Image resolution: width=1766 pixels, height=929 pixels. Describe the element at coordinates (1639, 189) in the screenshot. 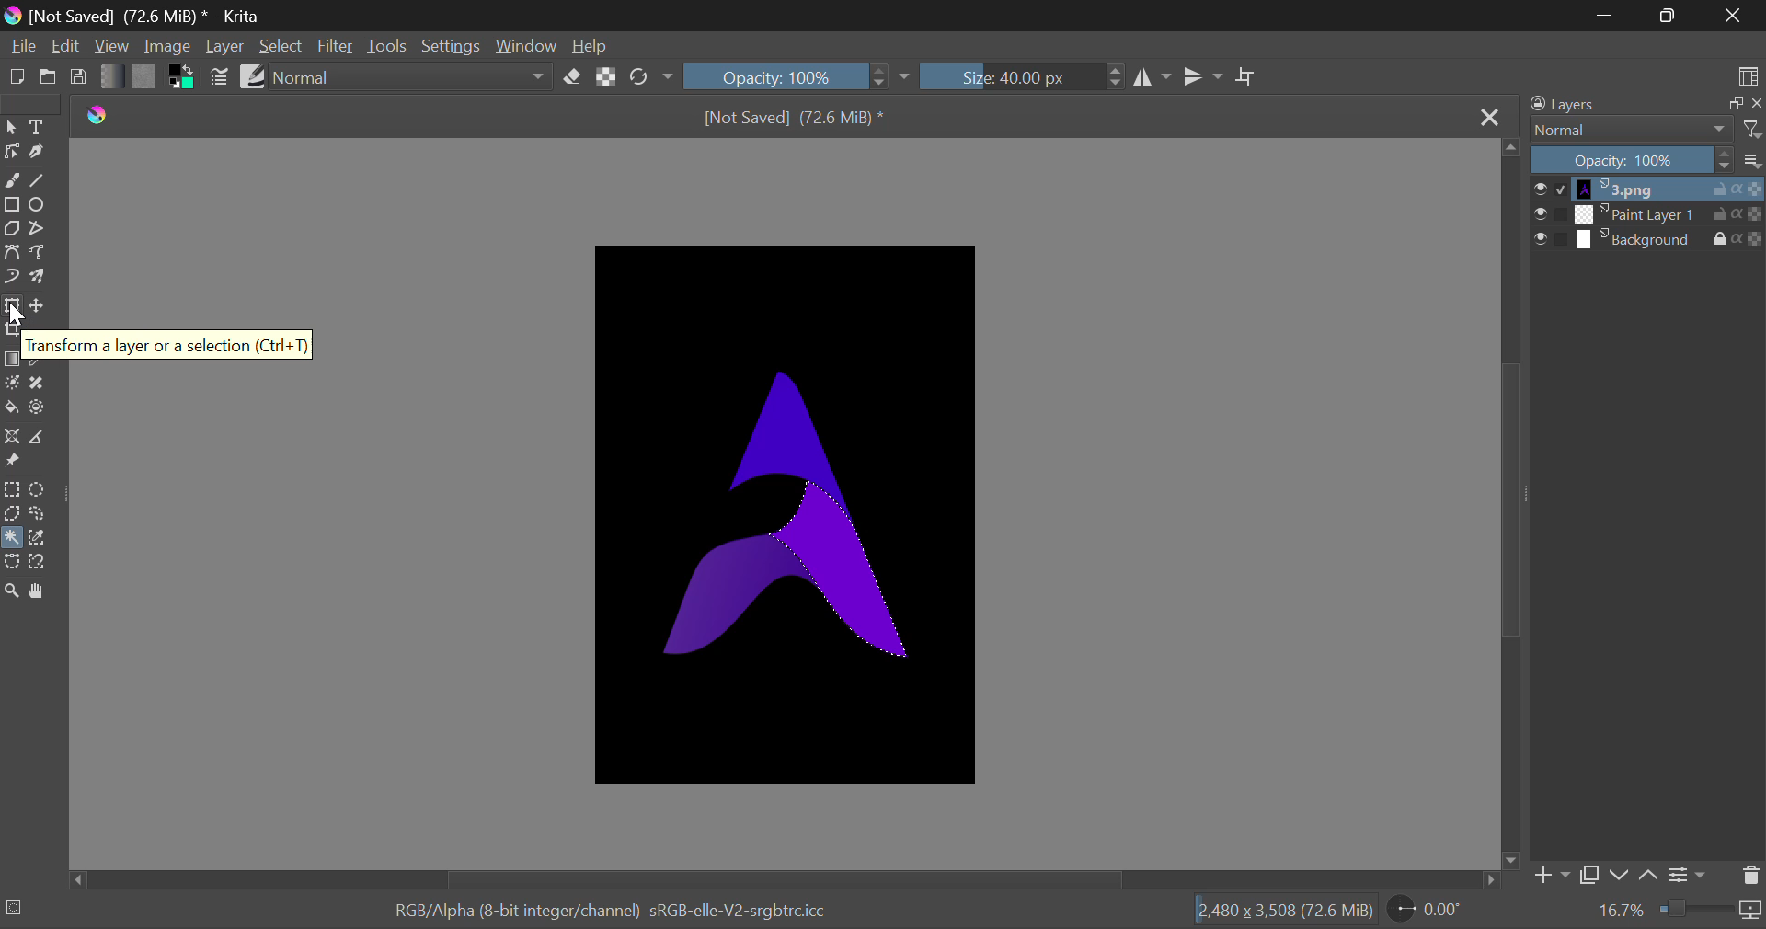

I see `layer 1` at that location.